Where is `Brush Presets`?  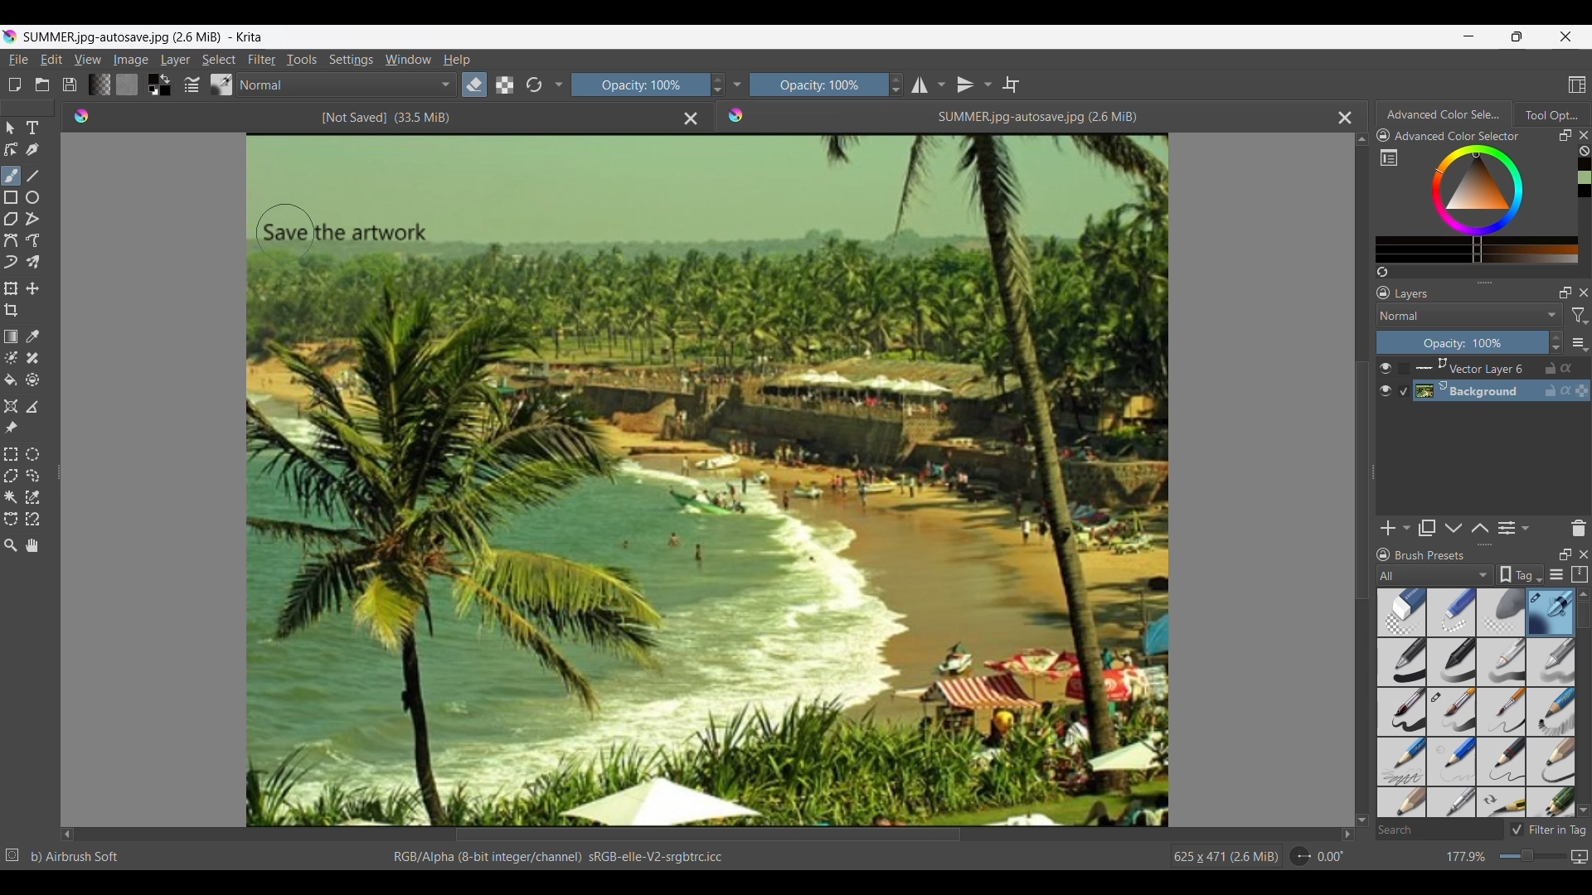 Brush Presets is located at coordinates (1433, 556).